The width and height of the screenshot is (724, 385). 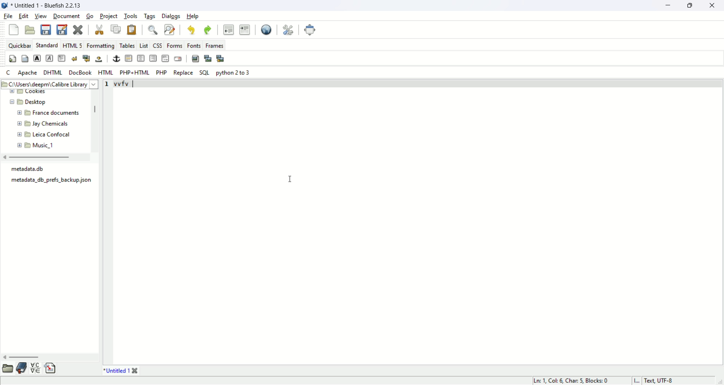 I want to click on folder name, so click(x=46, y=145).